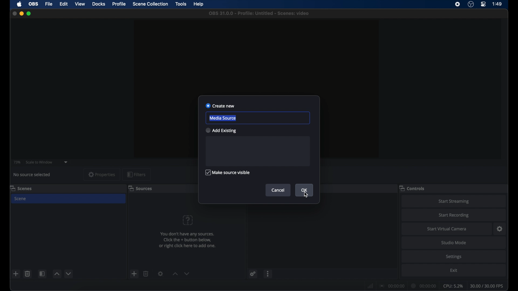 The image size is (518, 291). I want to click on decrement, so click(187, 273).